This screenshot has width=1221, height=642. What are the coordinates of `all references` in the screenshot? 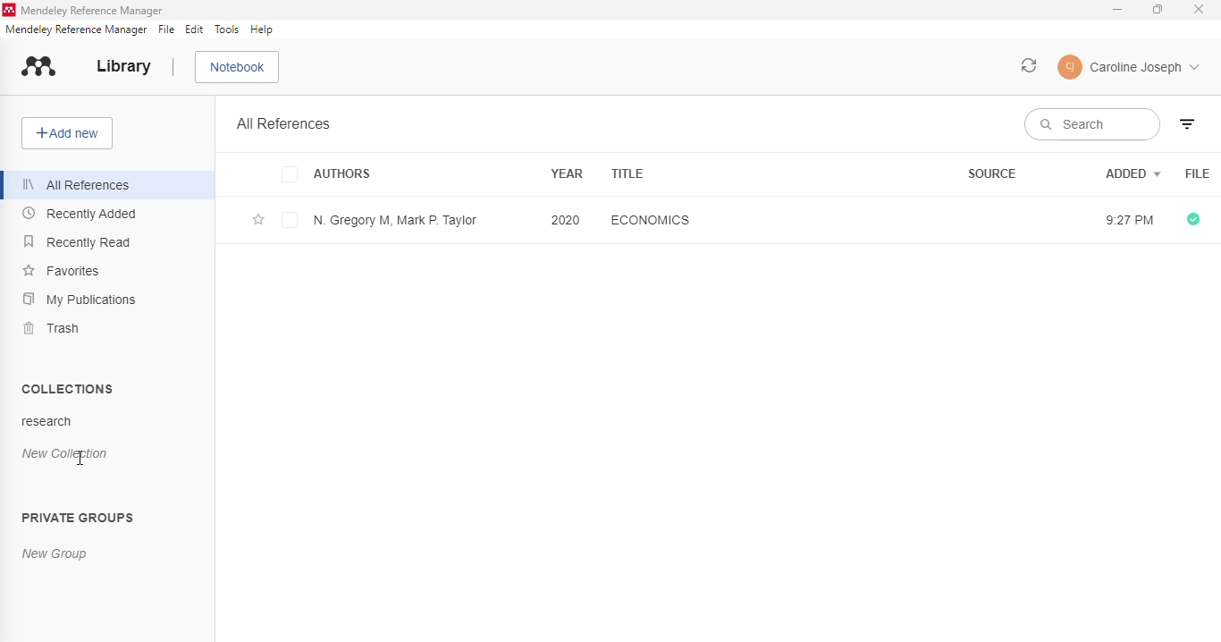 It's located at (80, 185).